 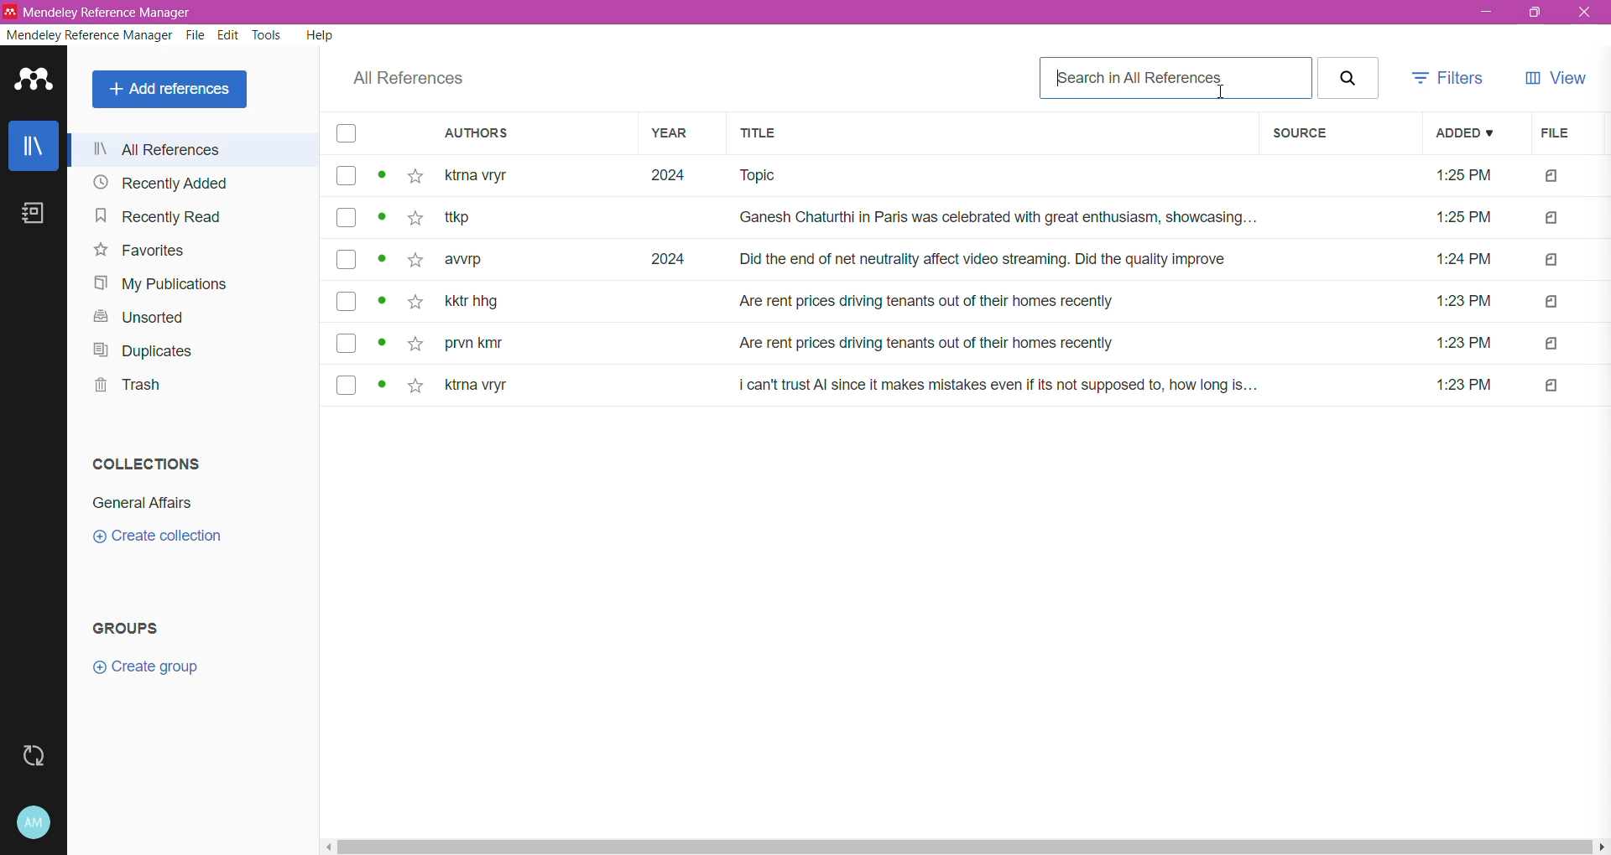 I want to click on ¢  Kktrhhg Are rent prices driving tenants out of their homes recently 1:23 PM, so click(x=975, y=303).